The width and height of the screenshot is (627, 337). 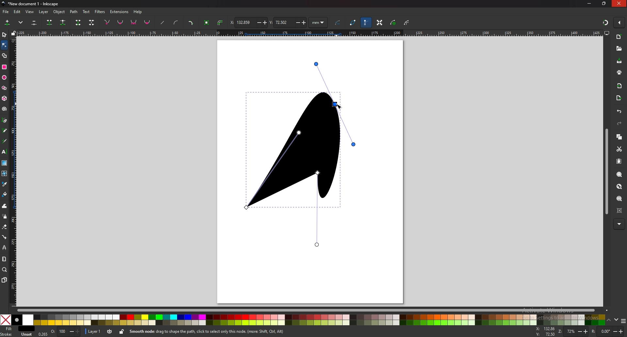 I want to click on gradient, so click(x=5, y=163).